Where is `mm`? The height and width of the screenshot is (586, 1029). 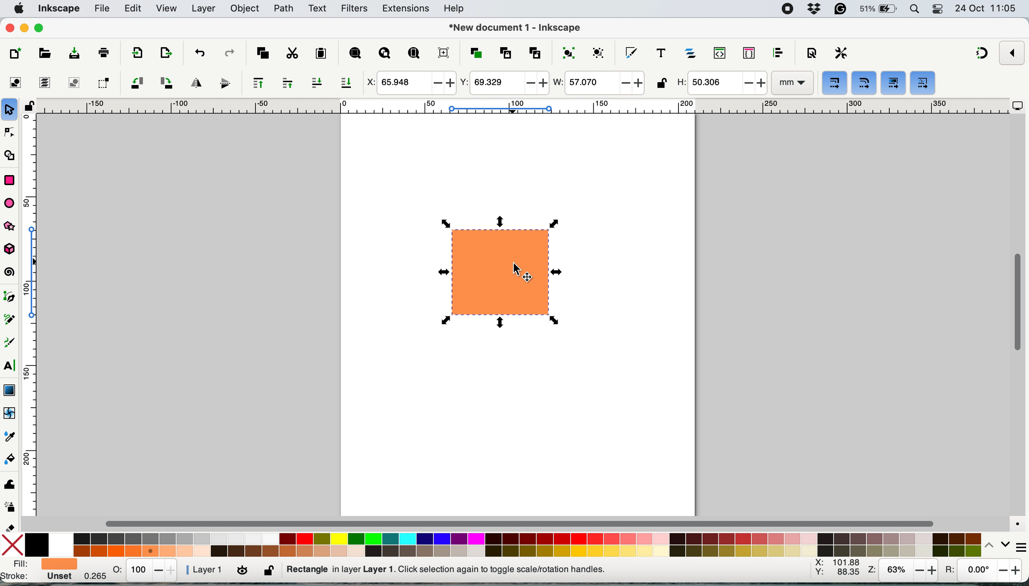 mm is located at coordinates (791, 83).